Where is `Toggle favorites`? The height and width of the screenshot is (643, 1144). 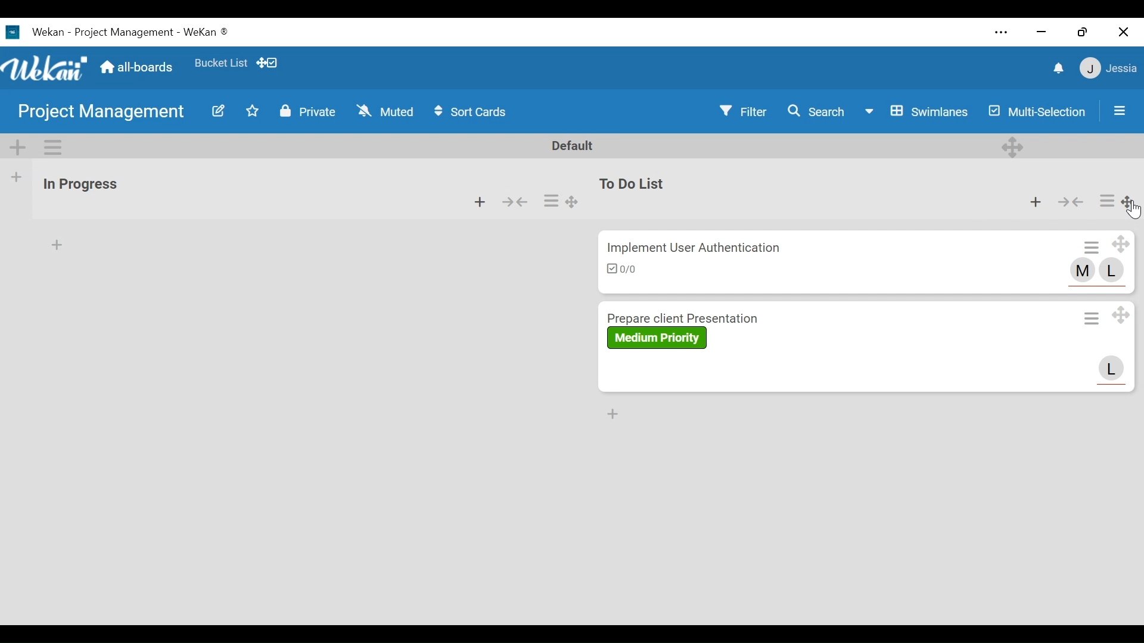
Toggle favorites is located at coordinates (251, 111).